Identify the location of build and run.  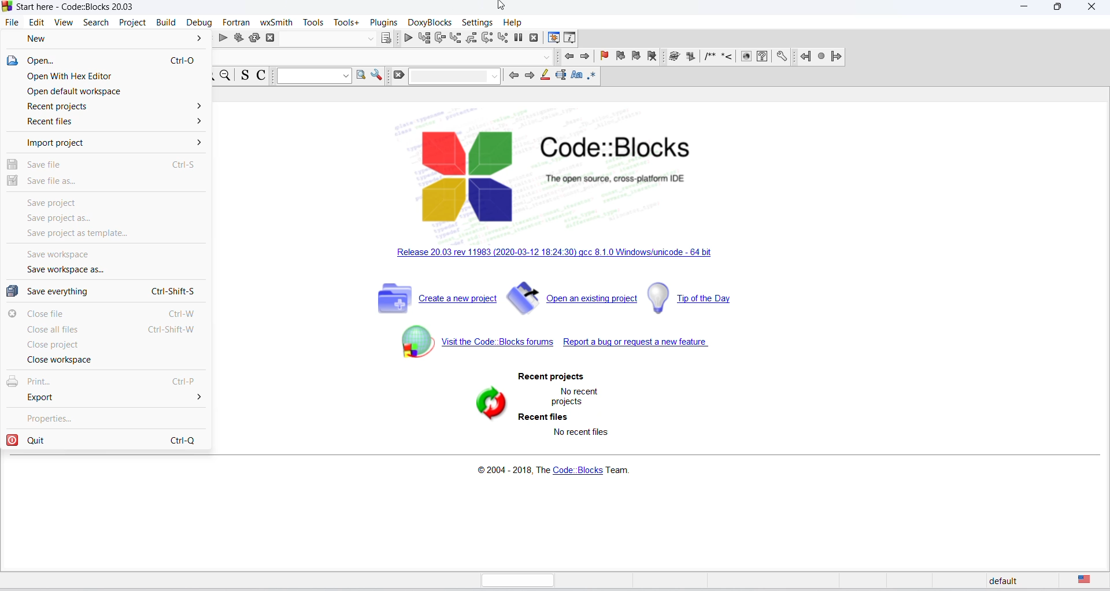
(237, 39).